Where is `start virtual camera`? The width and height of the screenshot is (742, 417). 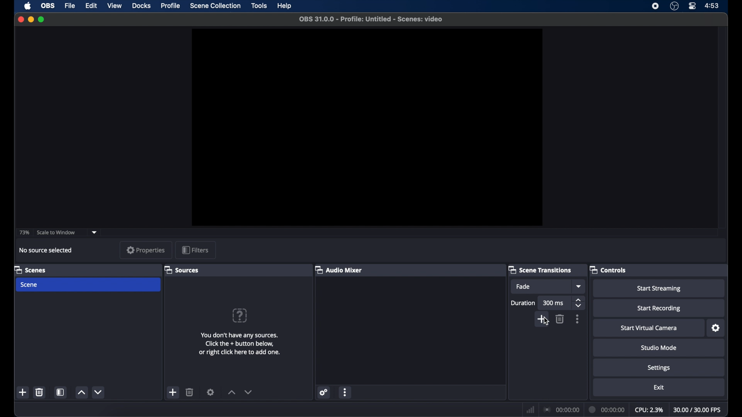
start virtual camera is located at coordinates (648, 329).